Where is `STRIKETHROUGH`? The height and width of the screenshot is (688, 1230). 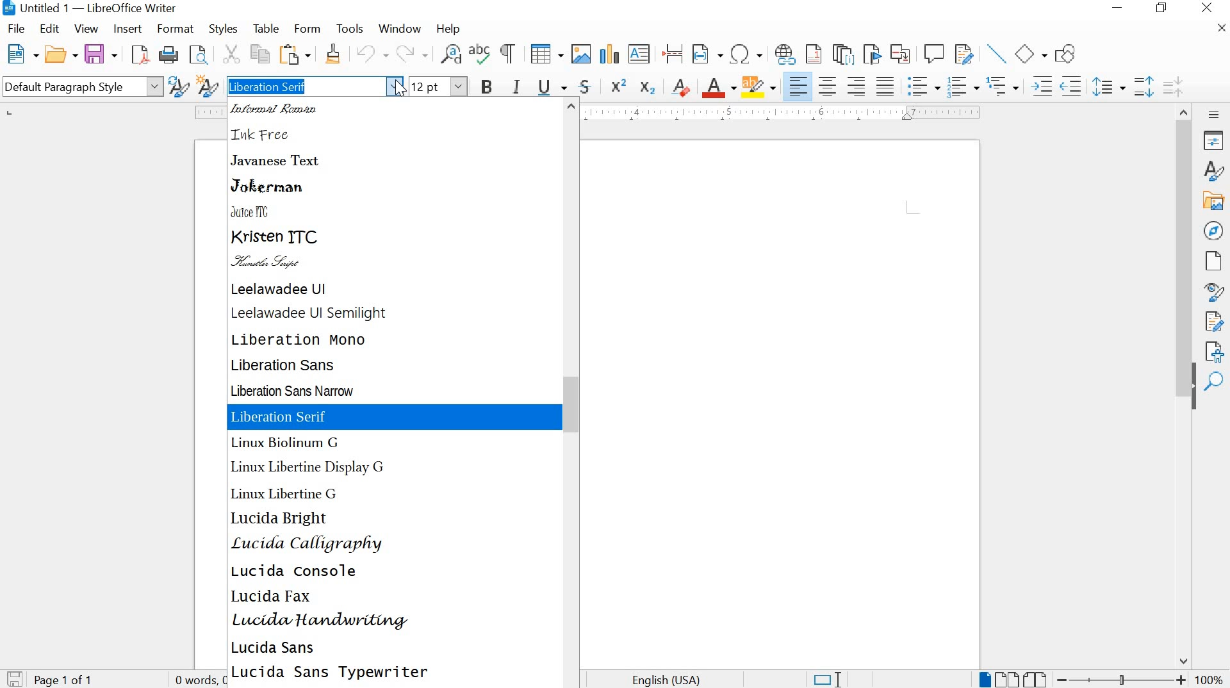 STRIKETHROUGH is located at coordinates (585, 88).